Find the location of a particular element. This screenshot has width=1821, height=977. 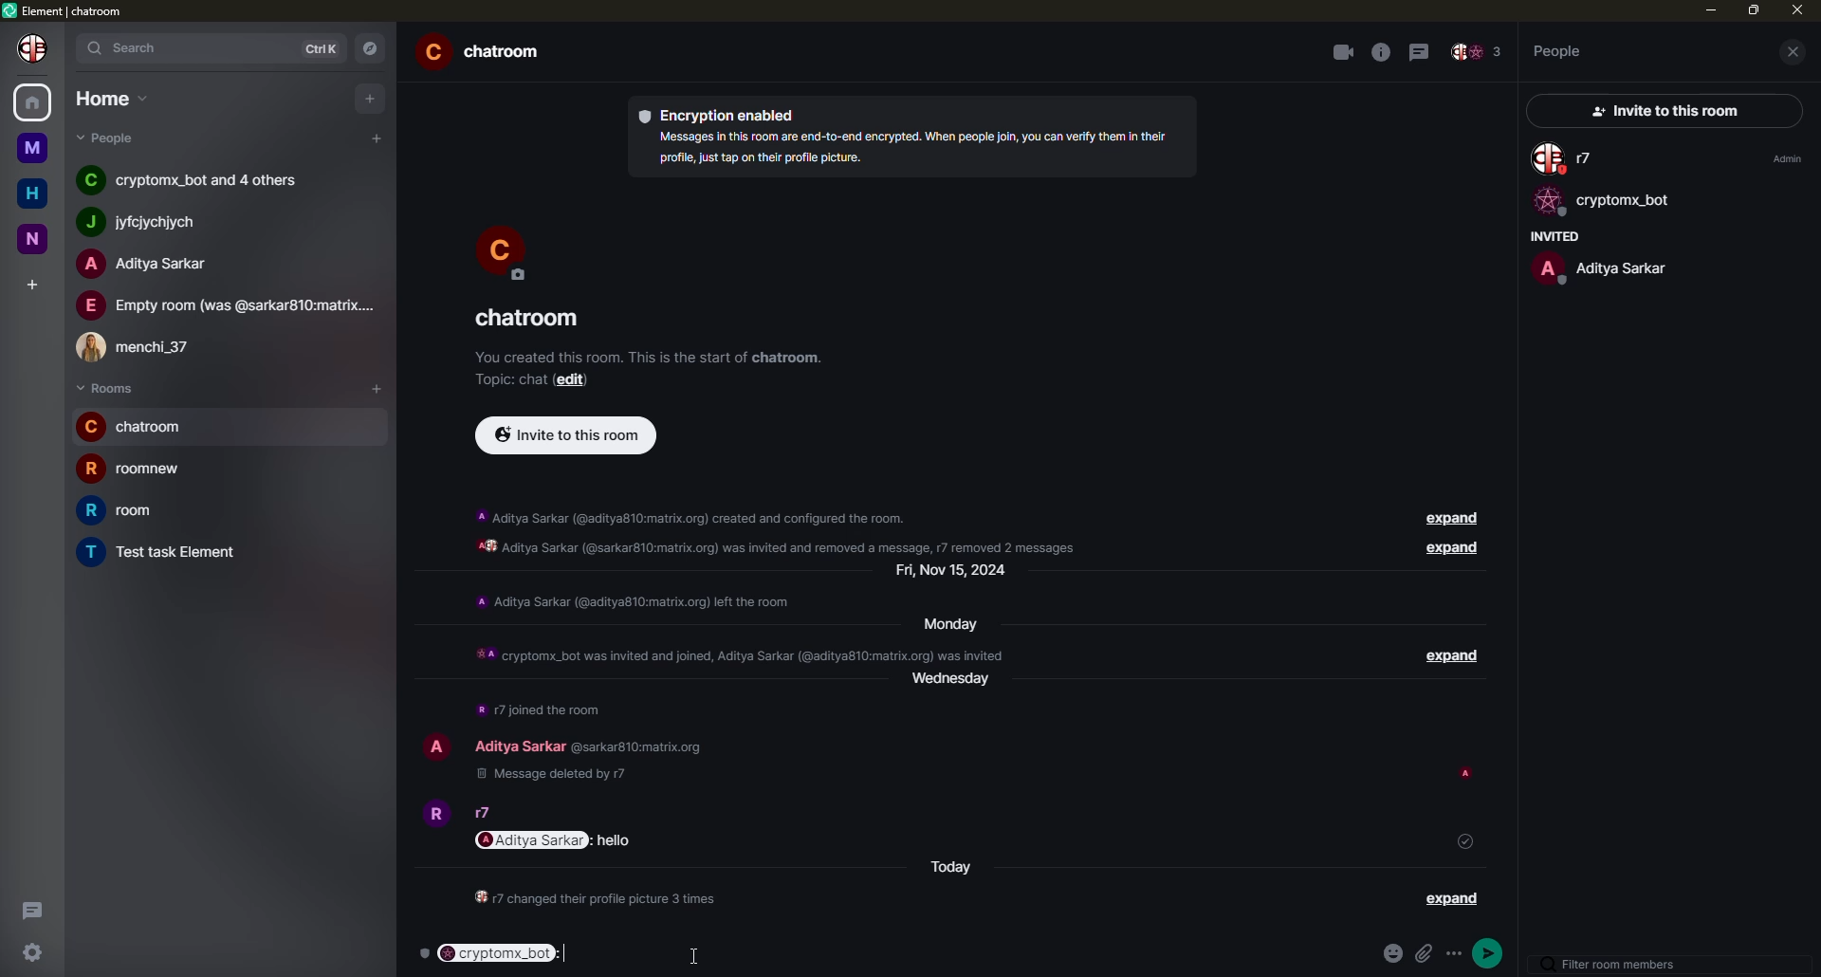

today is located at coordinates (953, 873).